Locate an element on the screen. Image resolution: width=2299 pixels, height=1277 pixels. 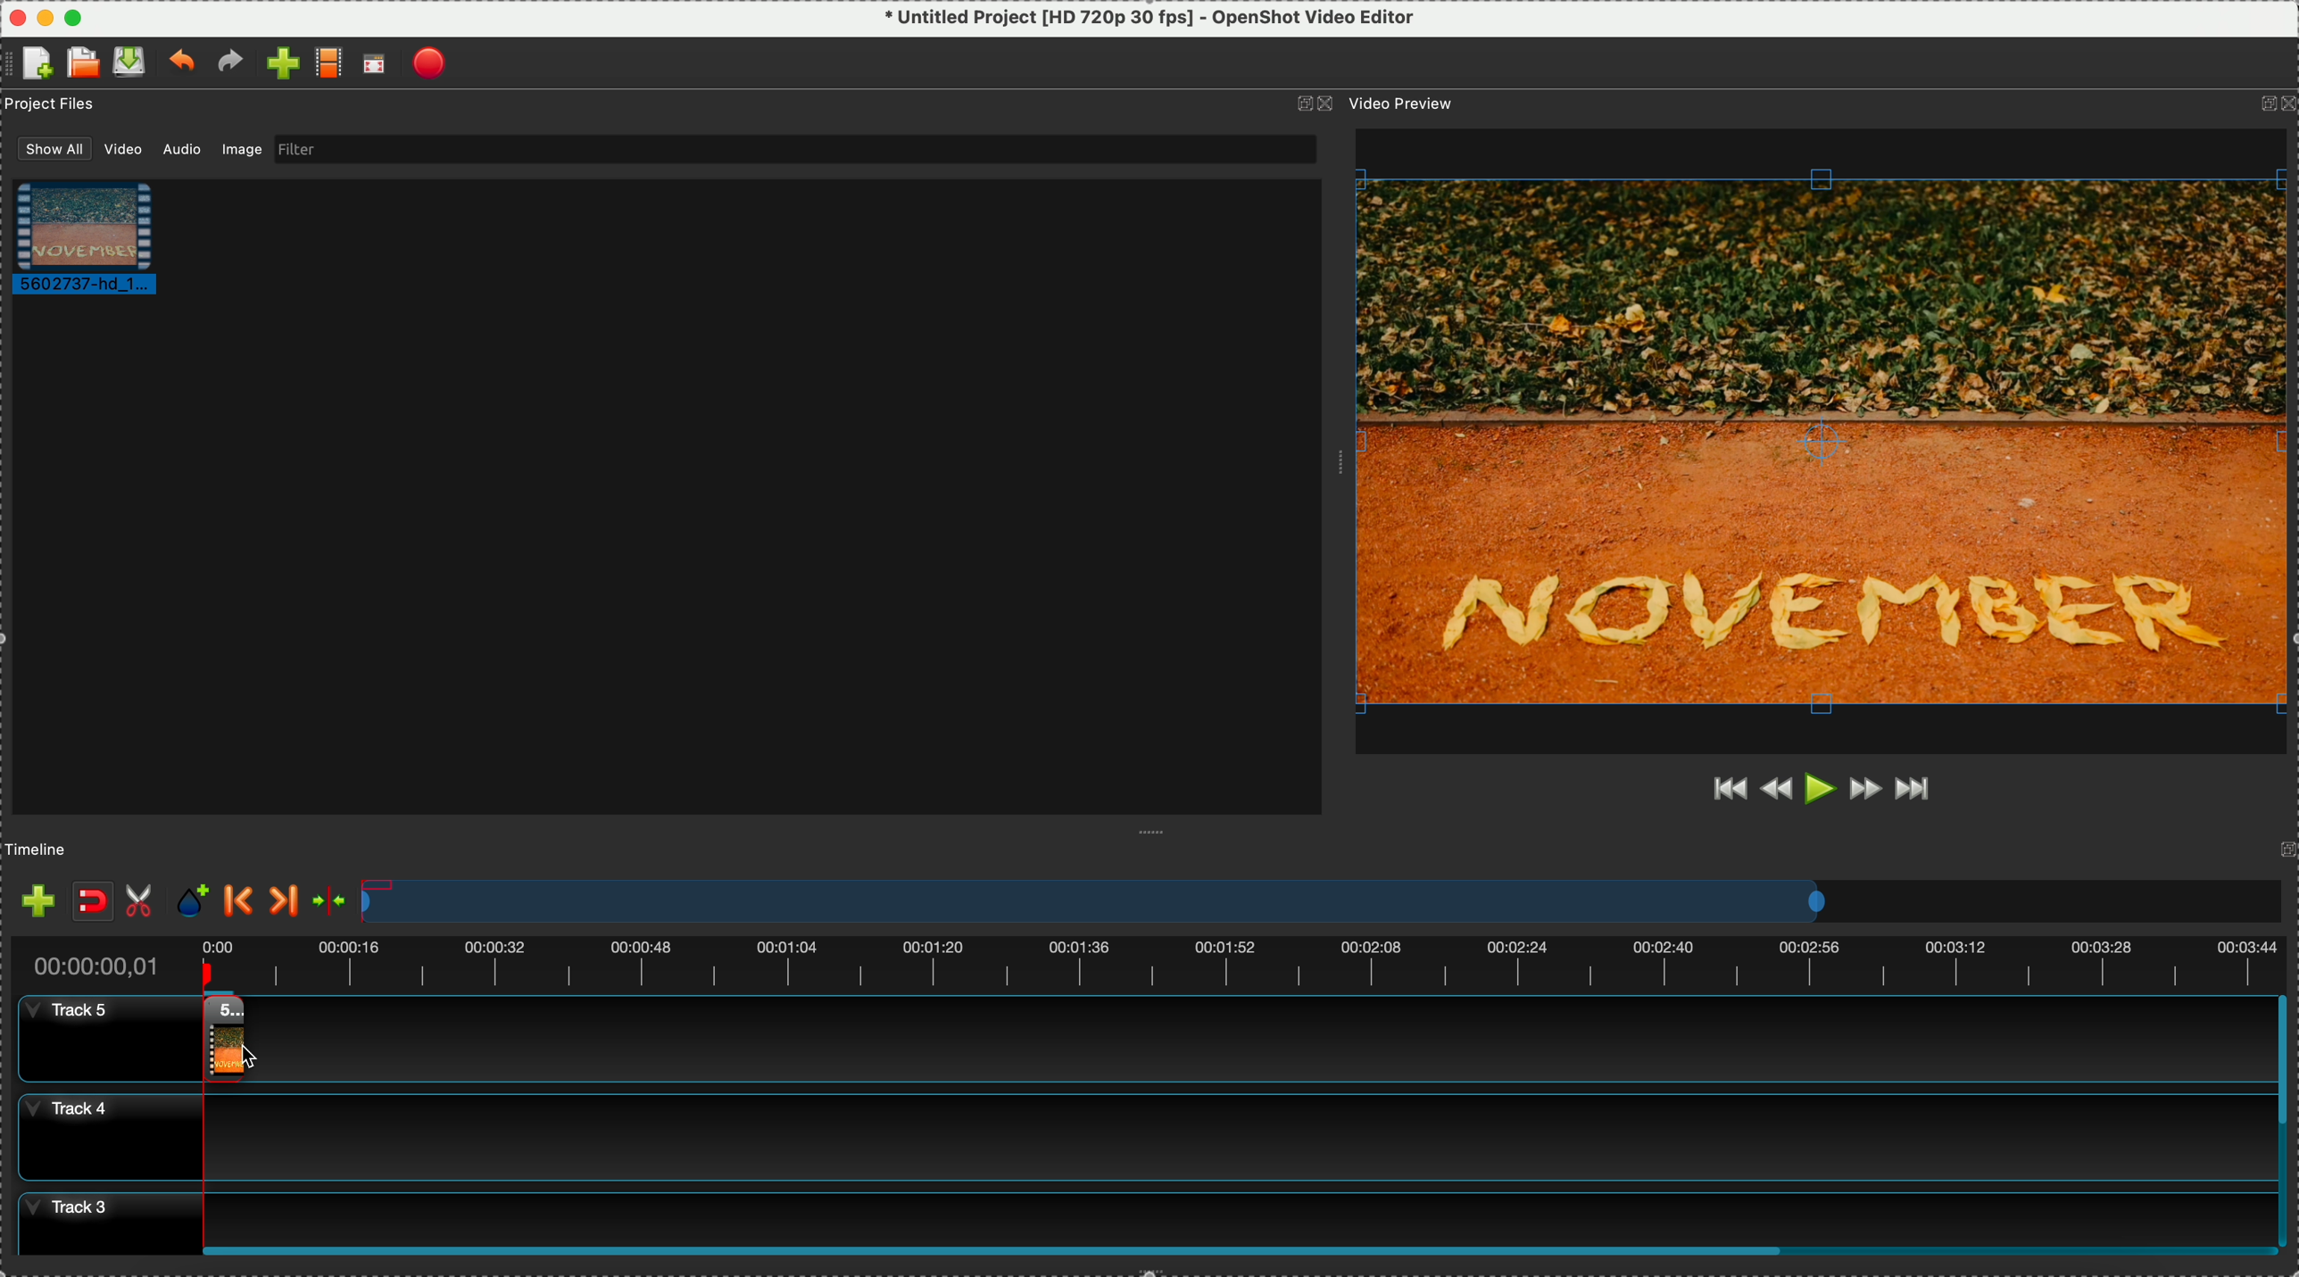
next marker is located at coordinates (286, 900).